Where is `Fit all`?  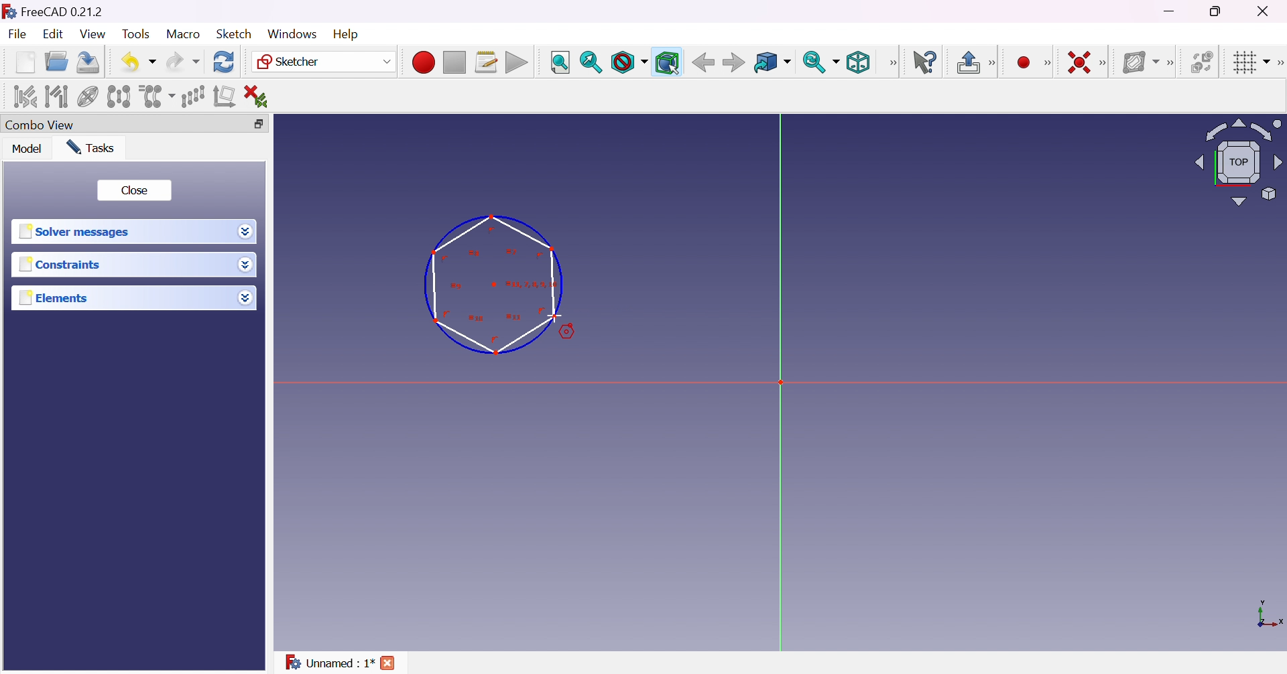 Fit all is located at coordinates (561, 63).